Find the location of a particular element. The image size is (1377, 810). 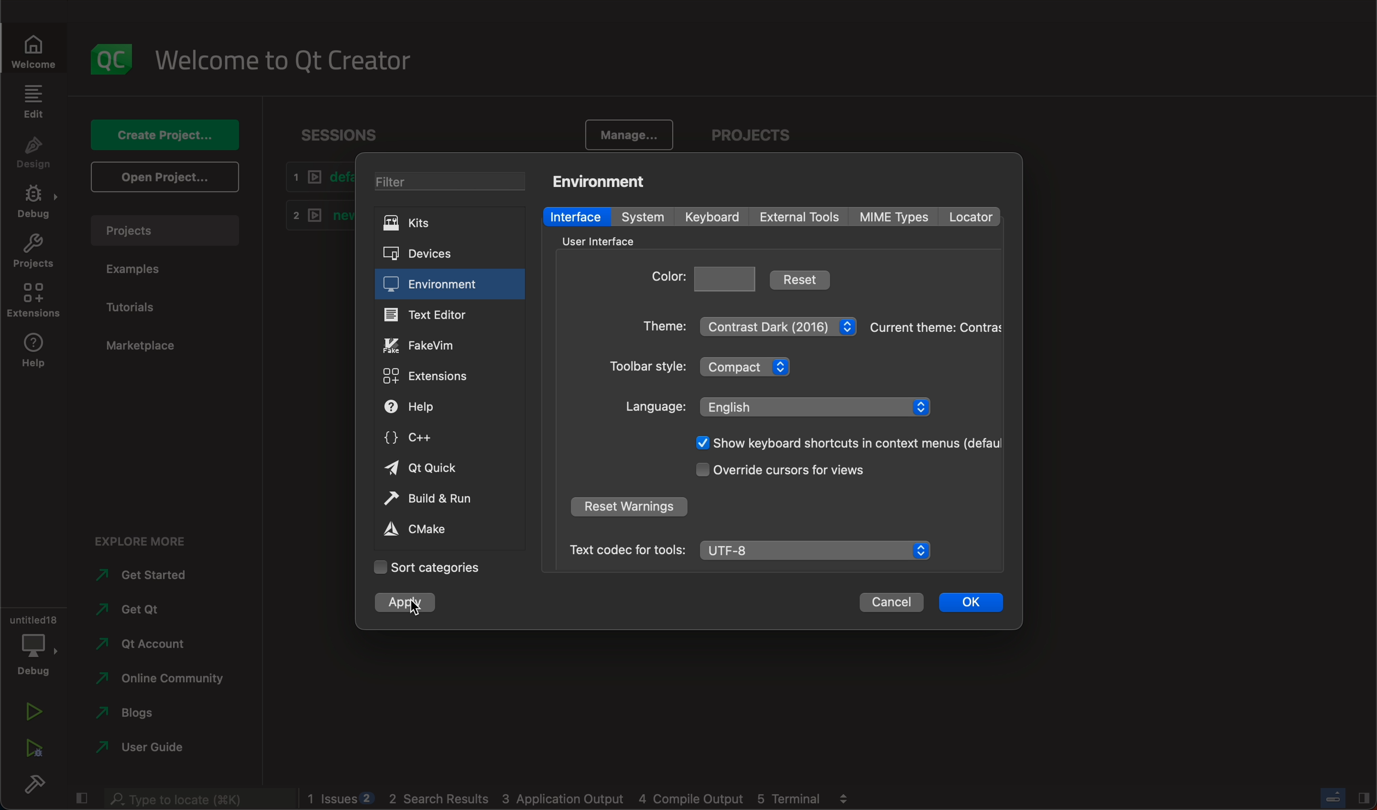

cursor is located at coordinates (414, 606).